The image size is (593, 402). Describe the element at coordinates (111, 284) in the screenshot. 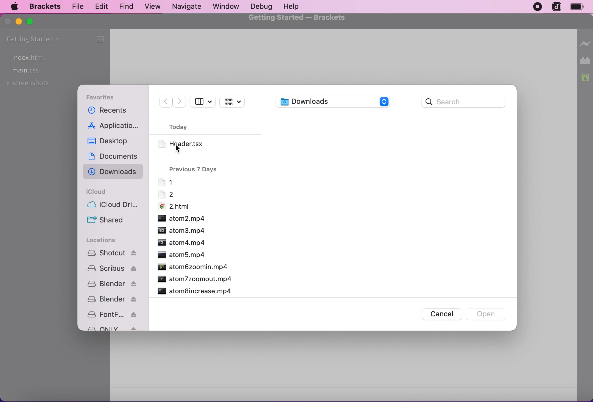

I see `blender` at that location.